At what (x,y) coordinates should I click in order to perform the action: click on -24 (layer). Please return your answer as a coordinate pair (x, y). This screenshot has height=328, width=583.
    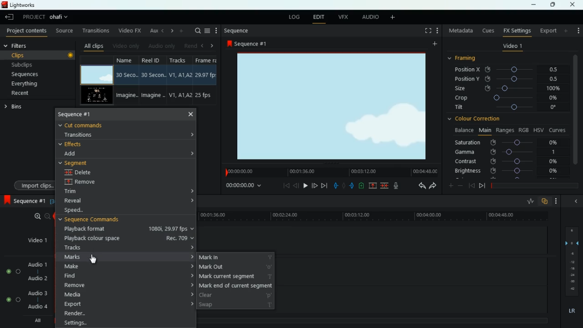
    Looking at the image, I should click on (570, 275).